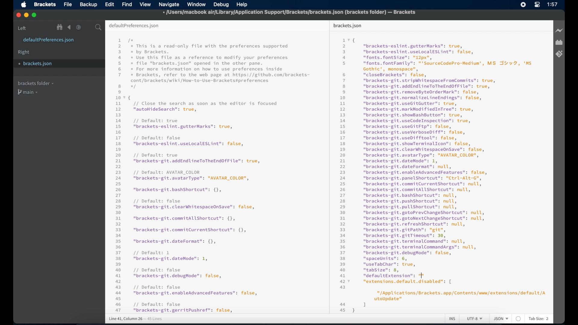  Describe the element at coordinates (45, 4) in the screenshot. I see `brackets` at that location.